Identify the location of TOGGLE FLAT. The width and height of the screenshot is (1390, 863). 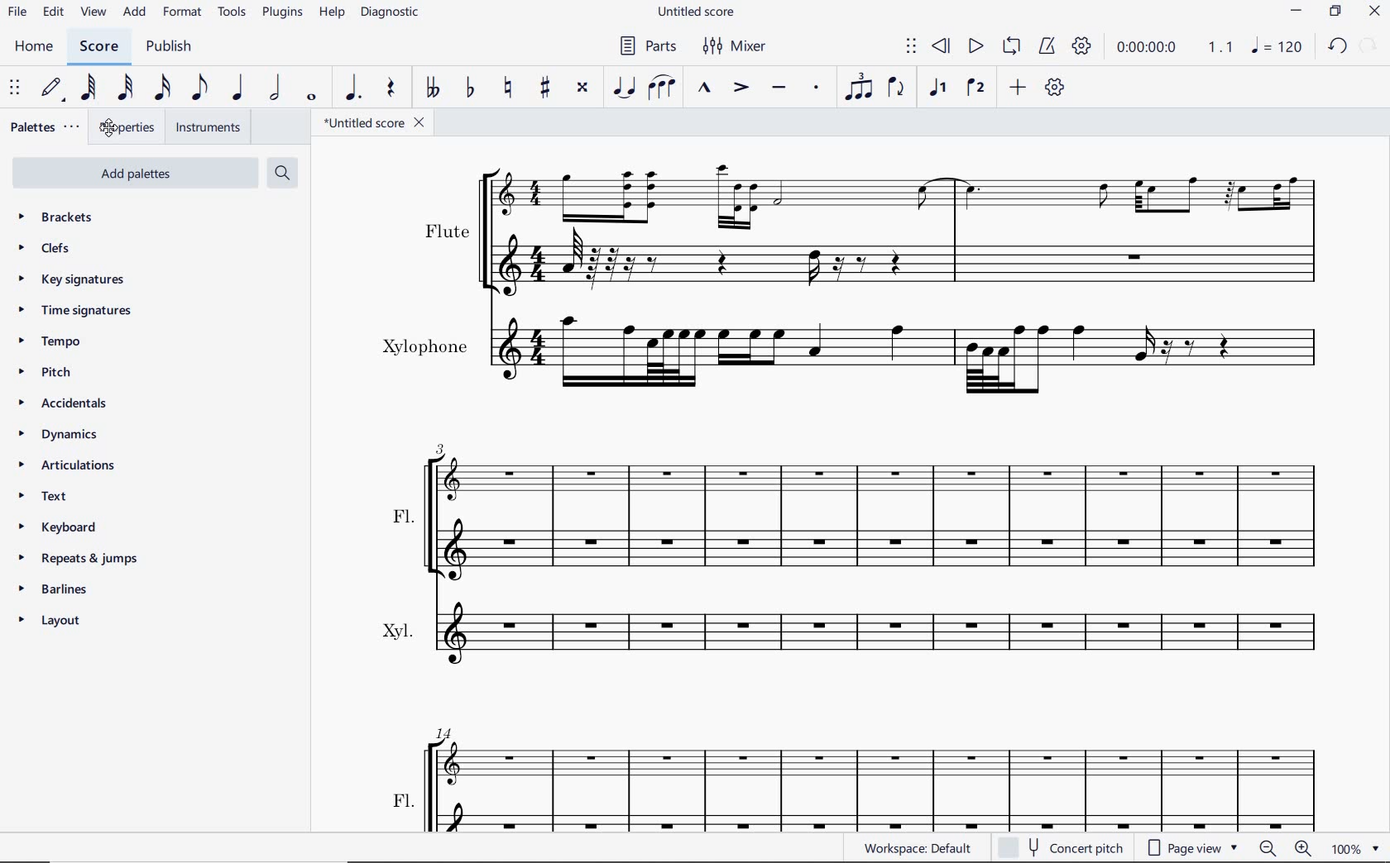
(471, 88).